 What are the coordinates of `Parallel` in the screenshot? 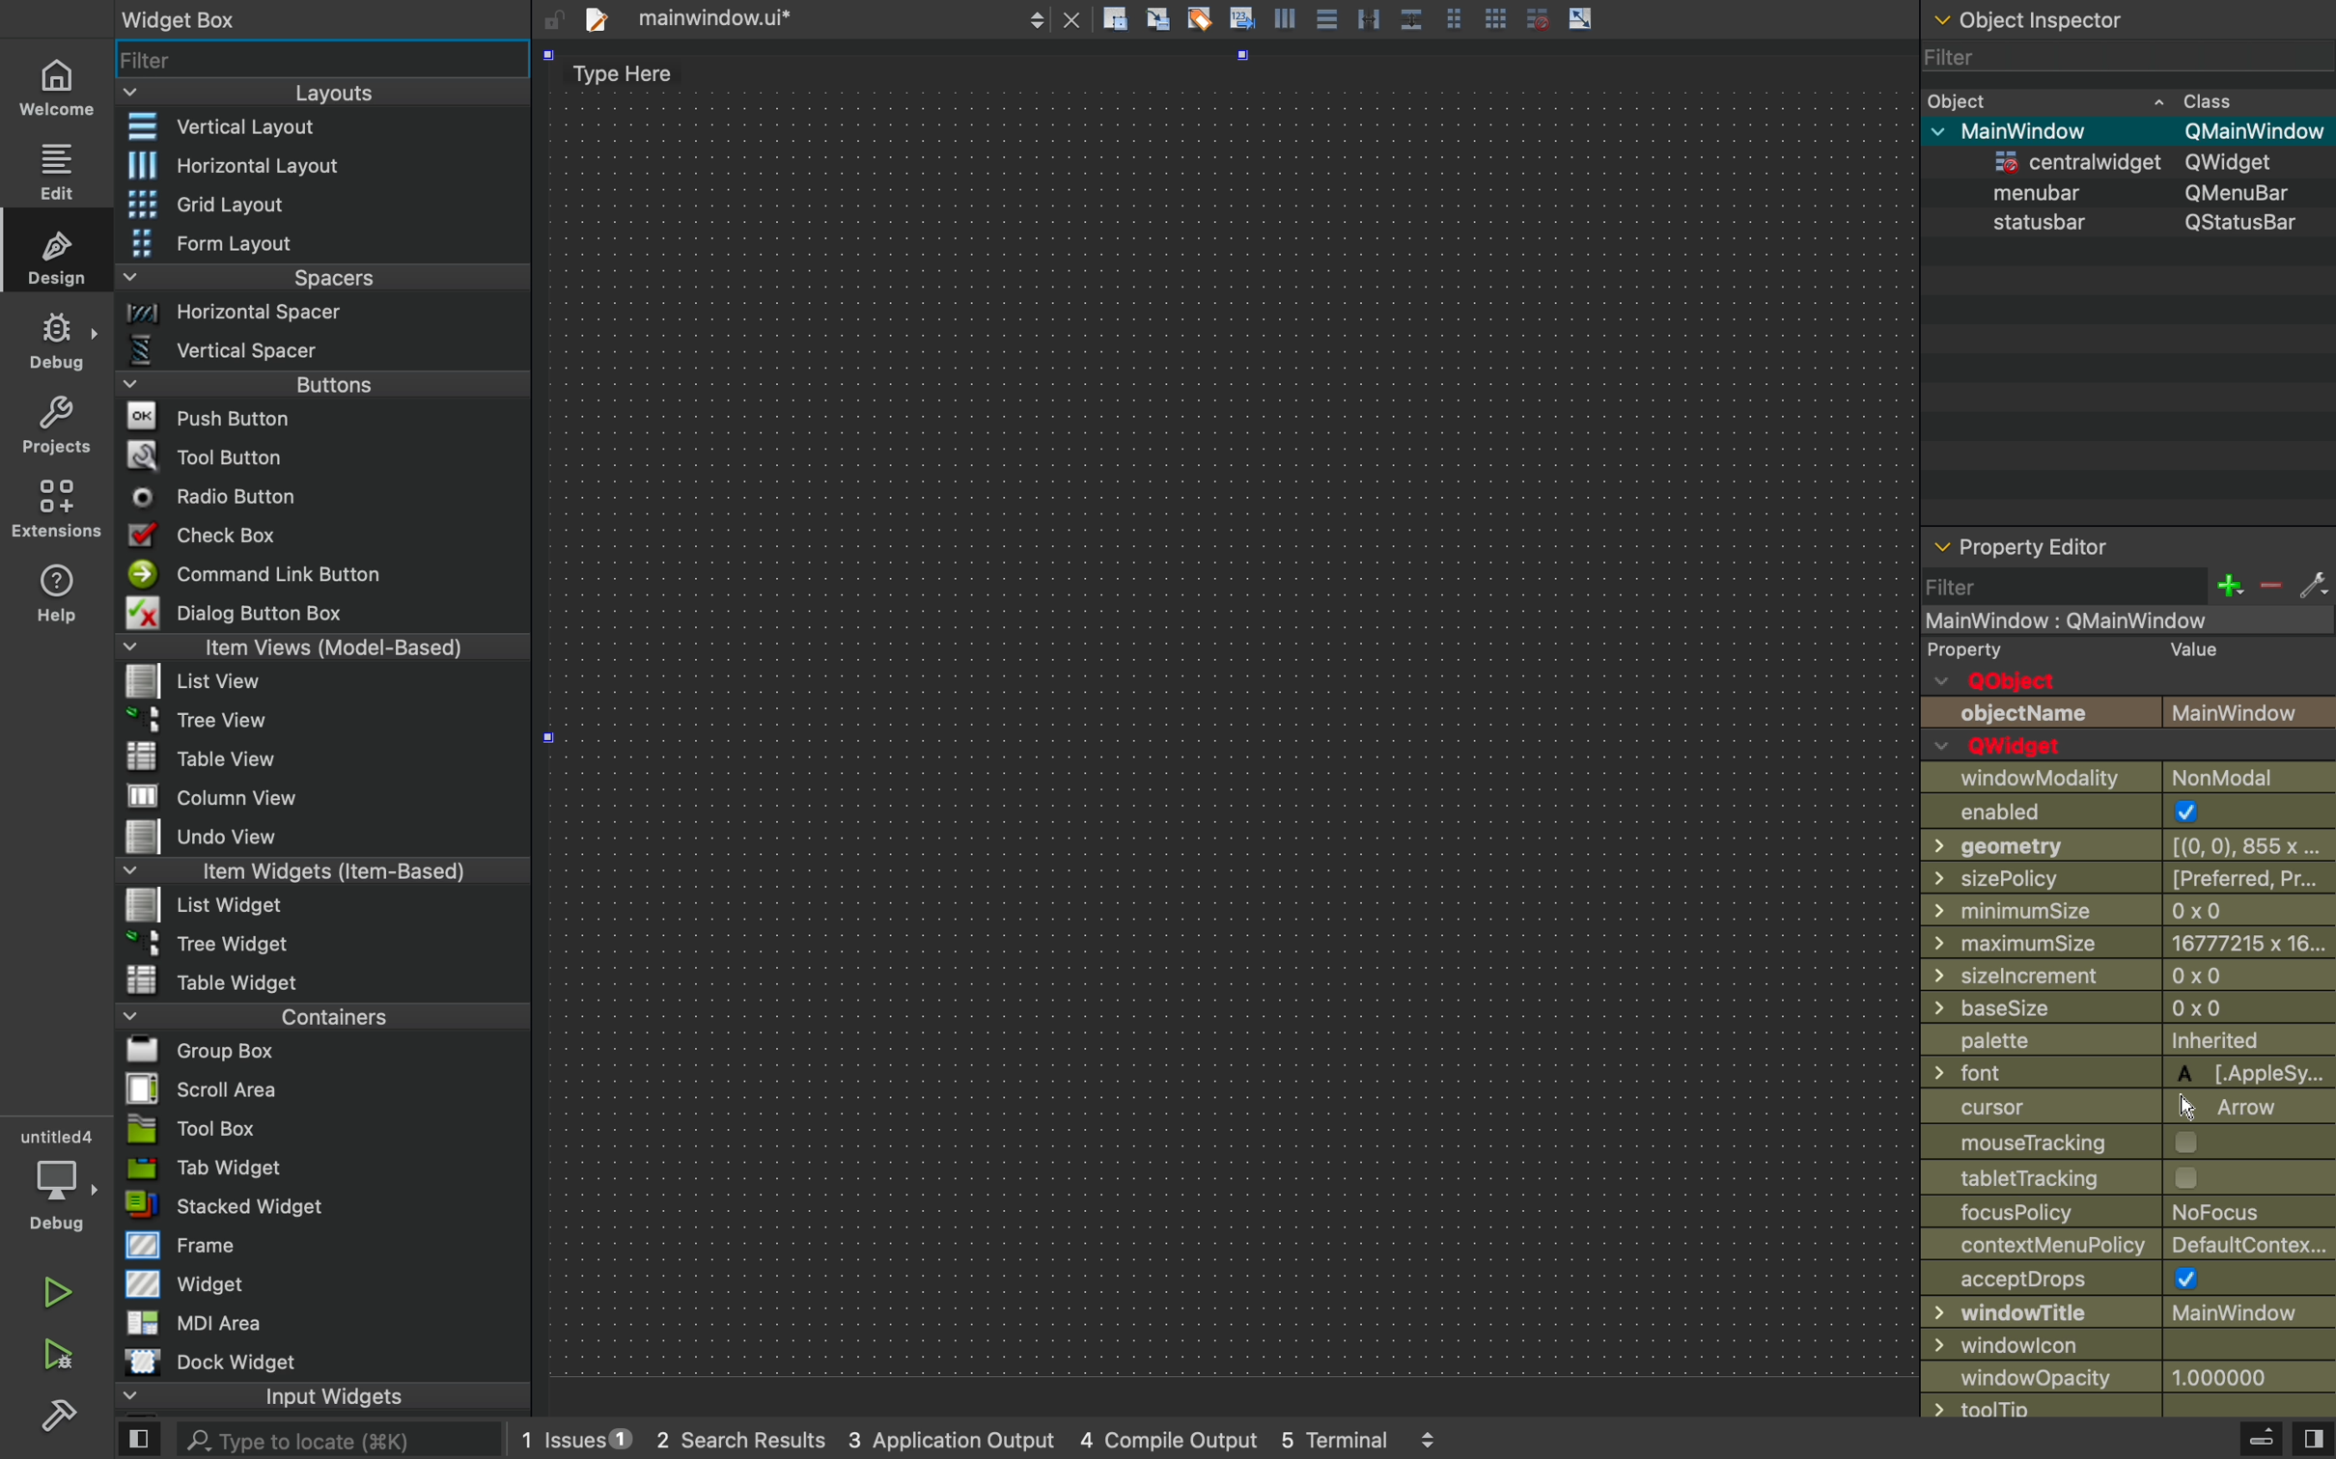 It's located at (1373, 18).